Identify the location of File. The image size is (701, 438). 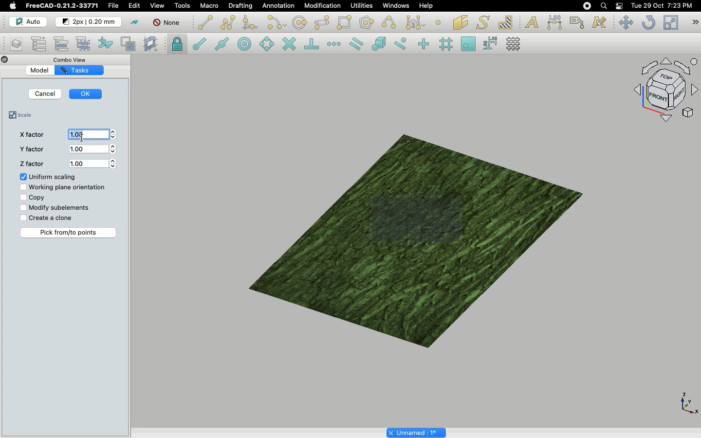
(114, 6).